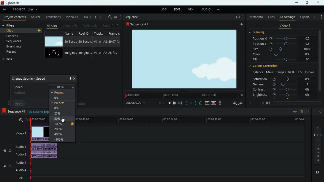 Image resolution: width=324 pixels, height=182 pixels. What do you see at coordinates (20, 102) in the screenshot?
I see `apply` at bounding box center [20, 102].